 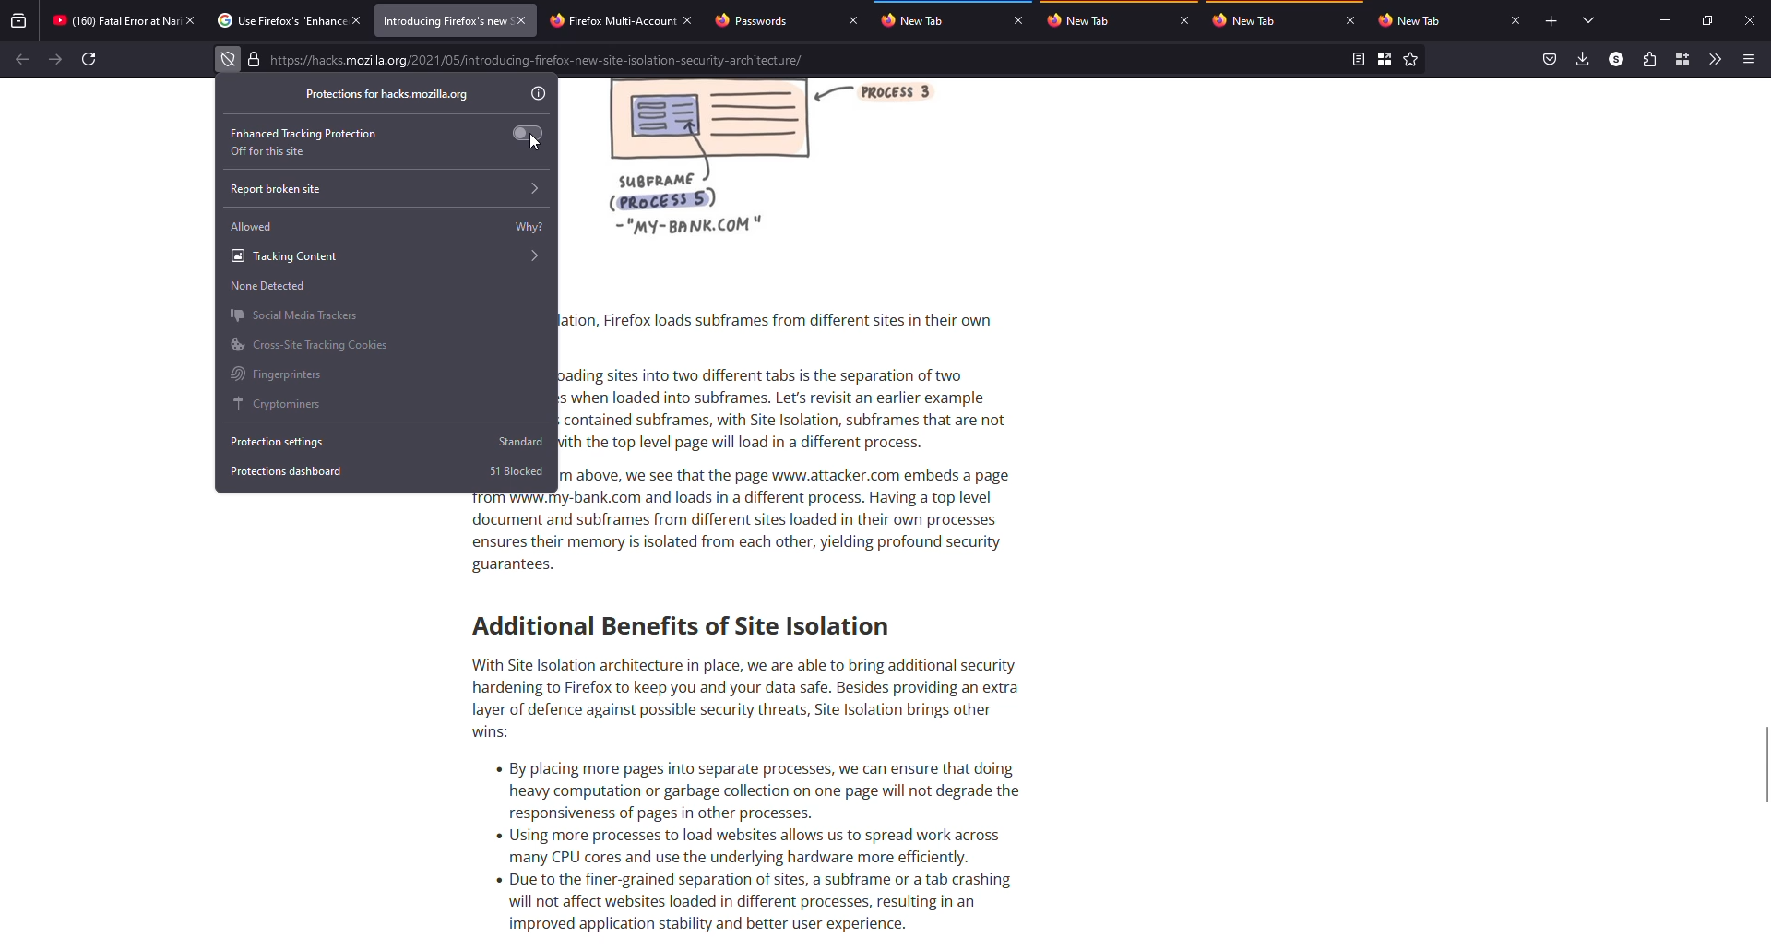 I want to click on tab, so click(x=920, y=20).